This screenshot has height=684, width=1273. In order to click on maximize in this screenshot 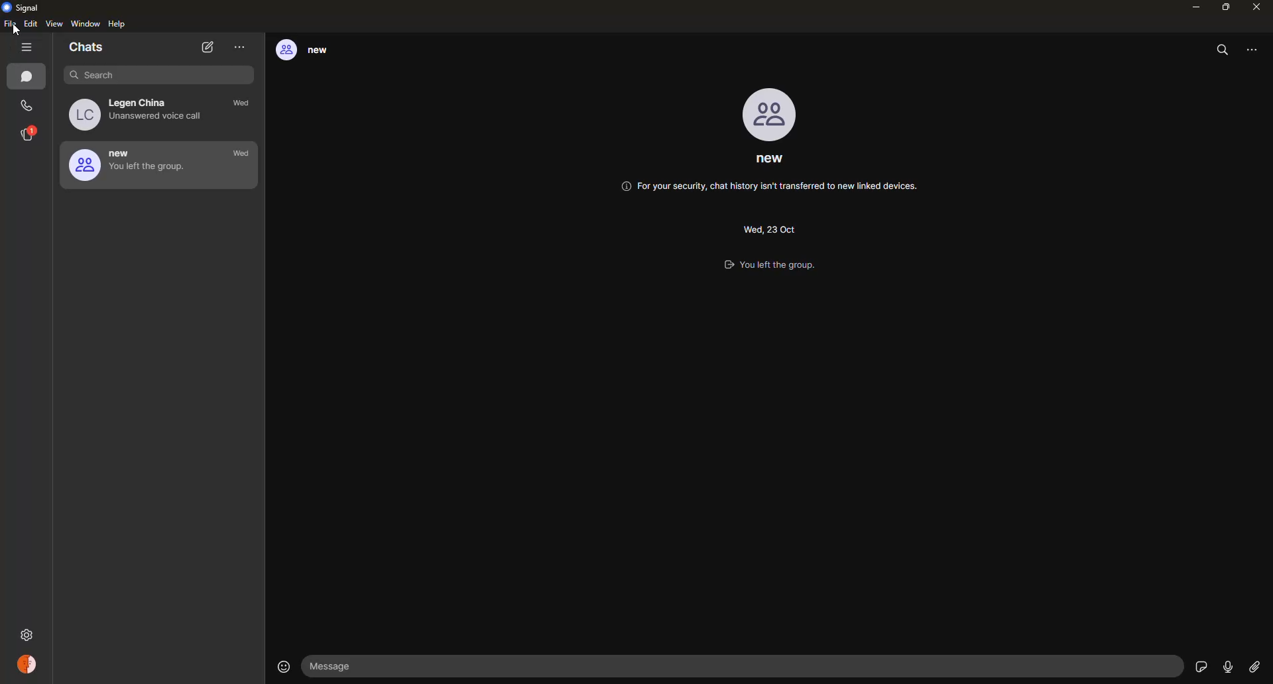, I will do `click(1225, 7)`.